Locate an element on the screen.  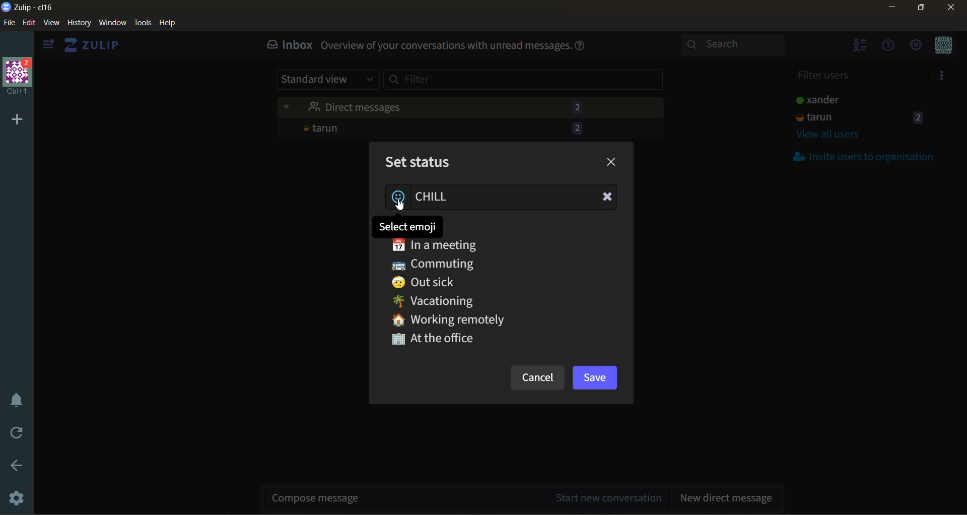
reload is located at coordinates (16, 433).